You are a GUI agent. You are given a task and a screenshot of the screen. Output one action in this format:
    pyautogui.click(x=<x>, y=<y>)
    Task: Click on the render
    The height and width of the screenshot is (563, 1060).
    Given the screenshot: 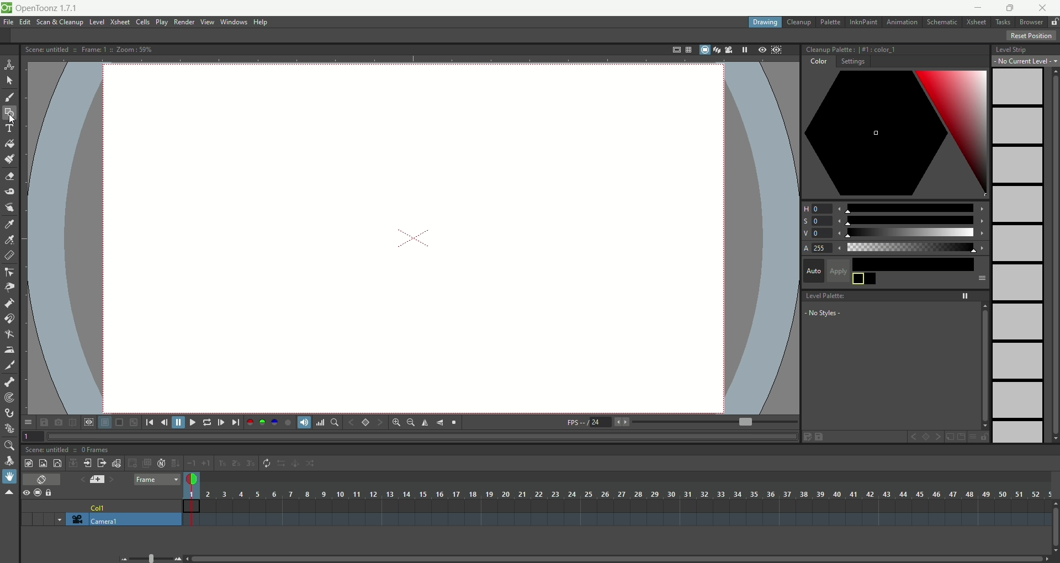 What is the action you would take?
    pyautogui.click(x=185, y=23)
    